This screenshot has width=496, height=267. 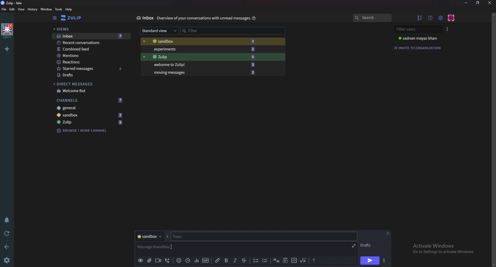 What do you see at coordinates (91, 43) in the screenshot?
I see `Recent conversations` at bounding box center [91, 43].